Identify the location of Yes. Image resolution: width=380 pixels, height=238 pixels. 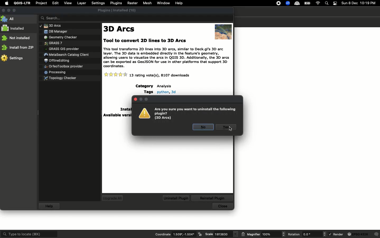
(225, 128).